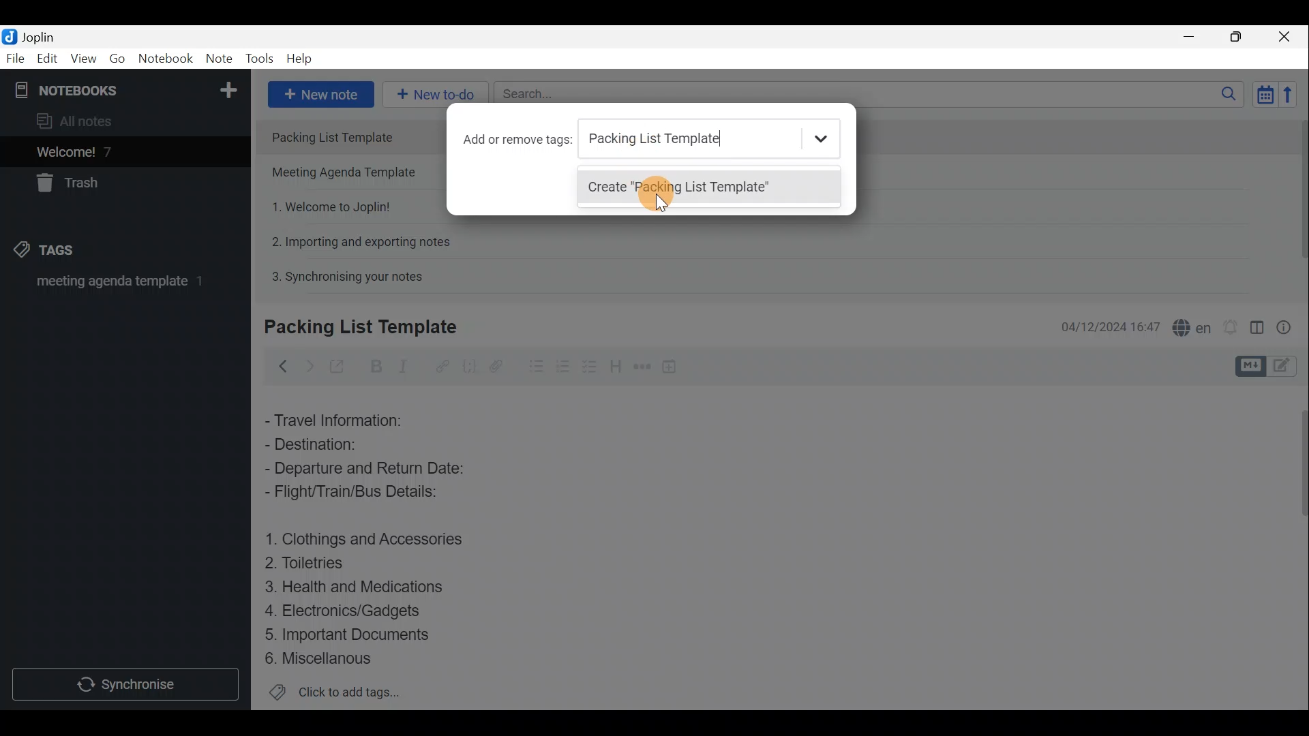  What do you see at coordinates (408, 366) in the screenshot?
I see `Italic` at bounding box center [408, 366].